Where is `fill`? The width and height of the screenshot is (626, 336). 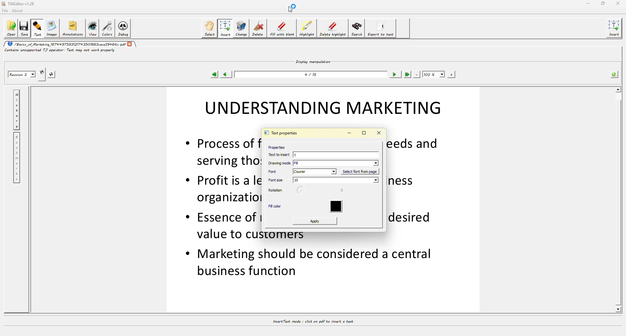
fill is located at coordinates (337, 163).